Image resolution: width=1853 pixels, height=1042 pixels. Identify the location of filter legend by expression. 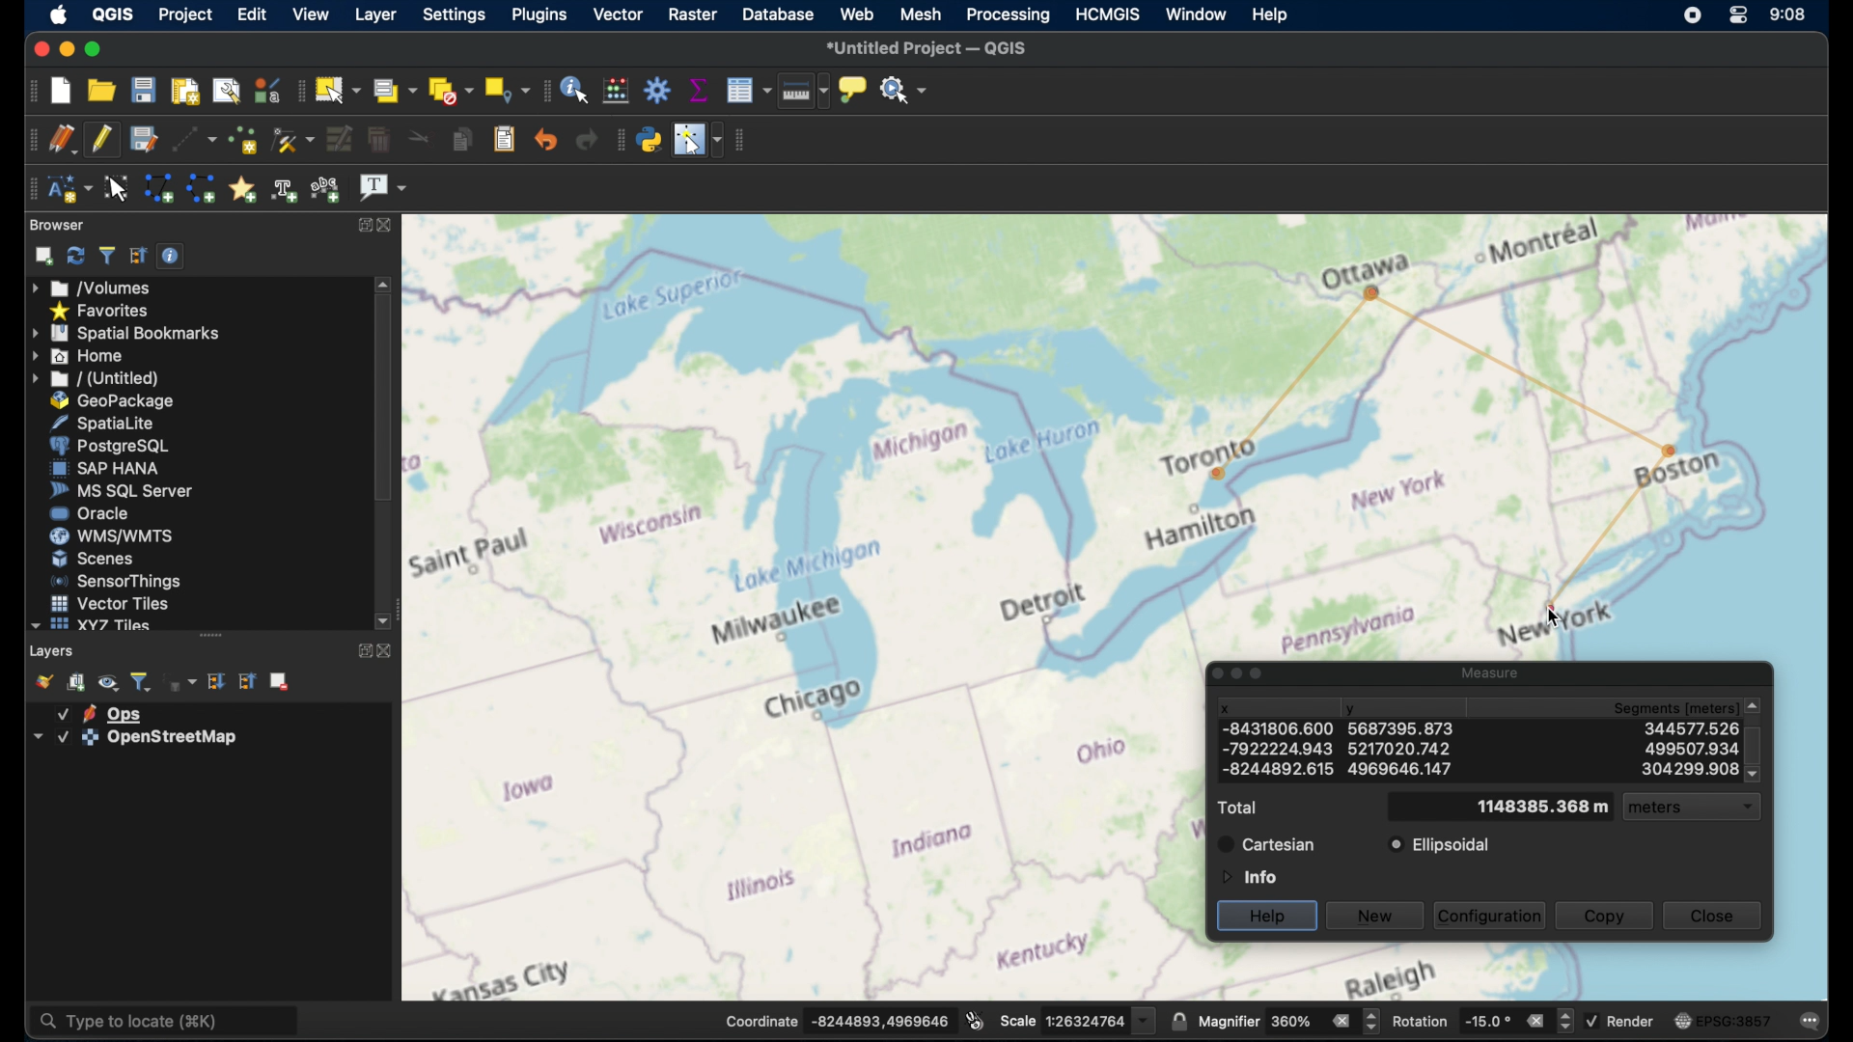
(181, 684).